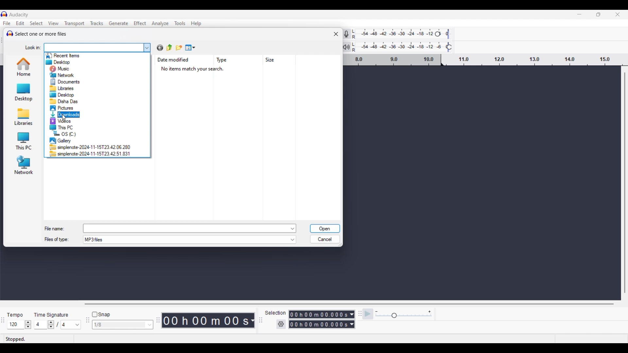 The width and height of the screenshot is (628, 353). I want to click on Downloads, so click(68, 114).